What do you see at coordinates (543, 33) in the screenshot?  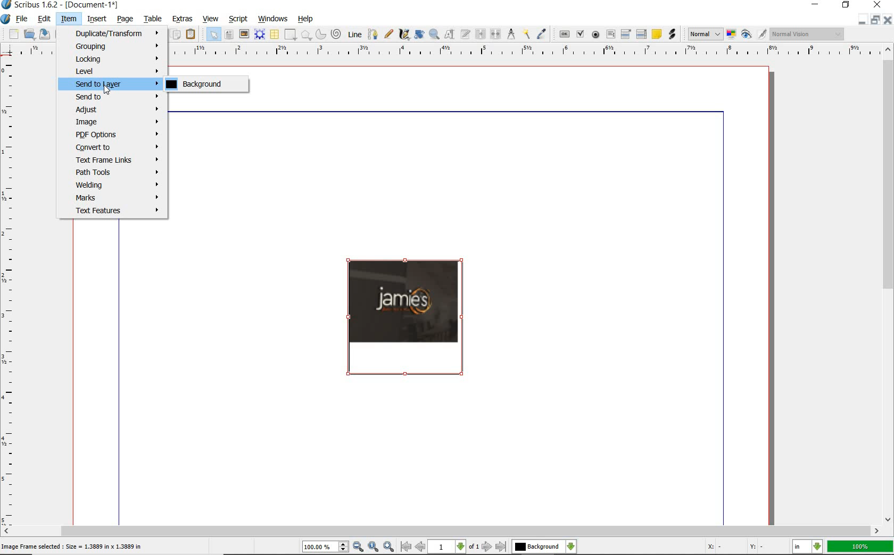 I see `eye dropper` at bounding box center [543, 33].